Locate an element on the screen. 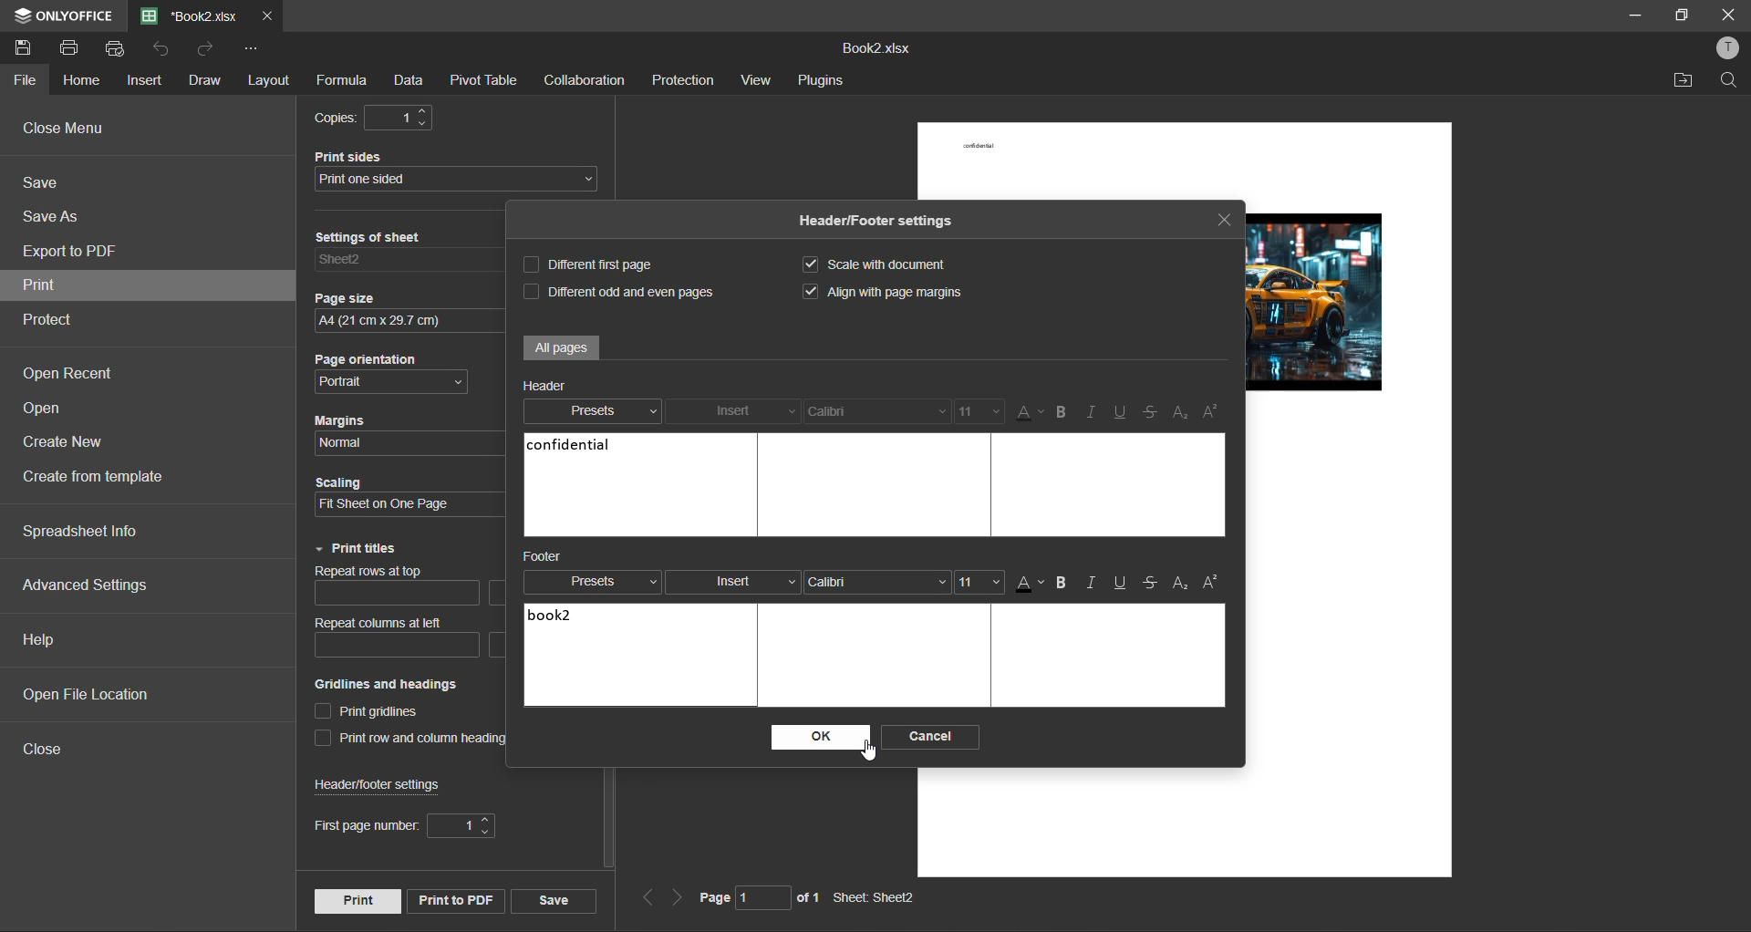 The width and height of the screenshot is (1751, 932). close menu is located at coordinates (69, 128).